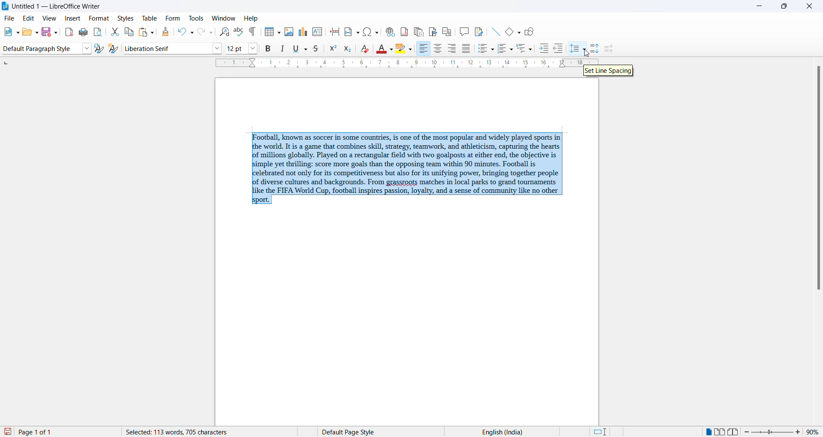 The image size is (823, 437). Describe the element at coordinates (43, 48) in the screenshot. I see `paragraph style` at that location.